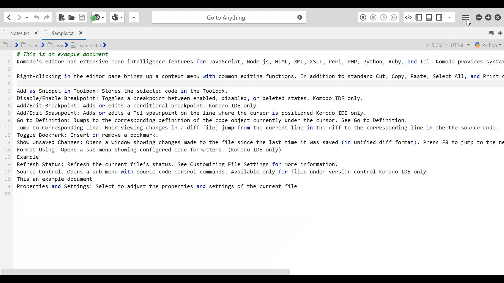 This screenshot has height=283, width=504. I want to click on Restore, so click(489, 18).